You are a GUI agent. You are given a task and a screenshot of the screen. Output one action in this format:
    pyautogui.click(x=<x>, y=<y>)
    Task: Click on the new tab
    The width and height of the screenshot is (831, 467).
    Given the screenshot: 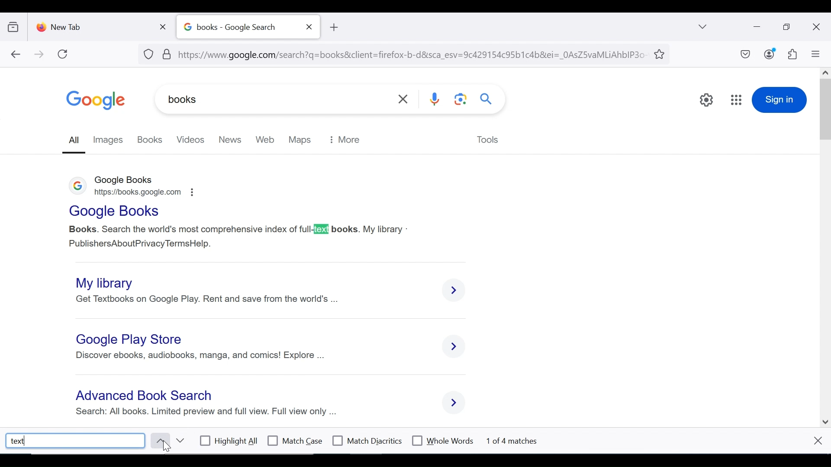 What is the action you would take?
    pyautogui.click(x=93, y=25)
    